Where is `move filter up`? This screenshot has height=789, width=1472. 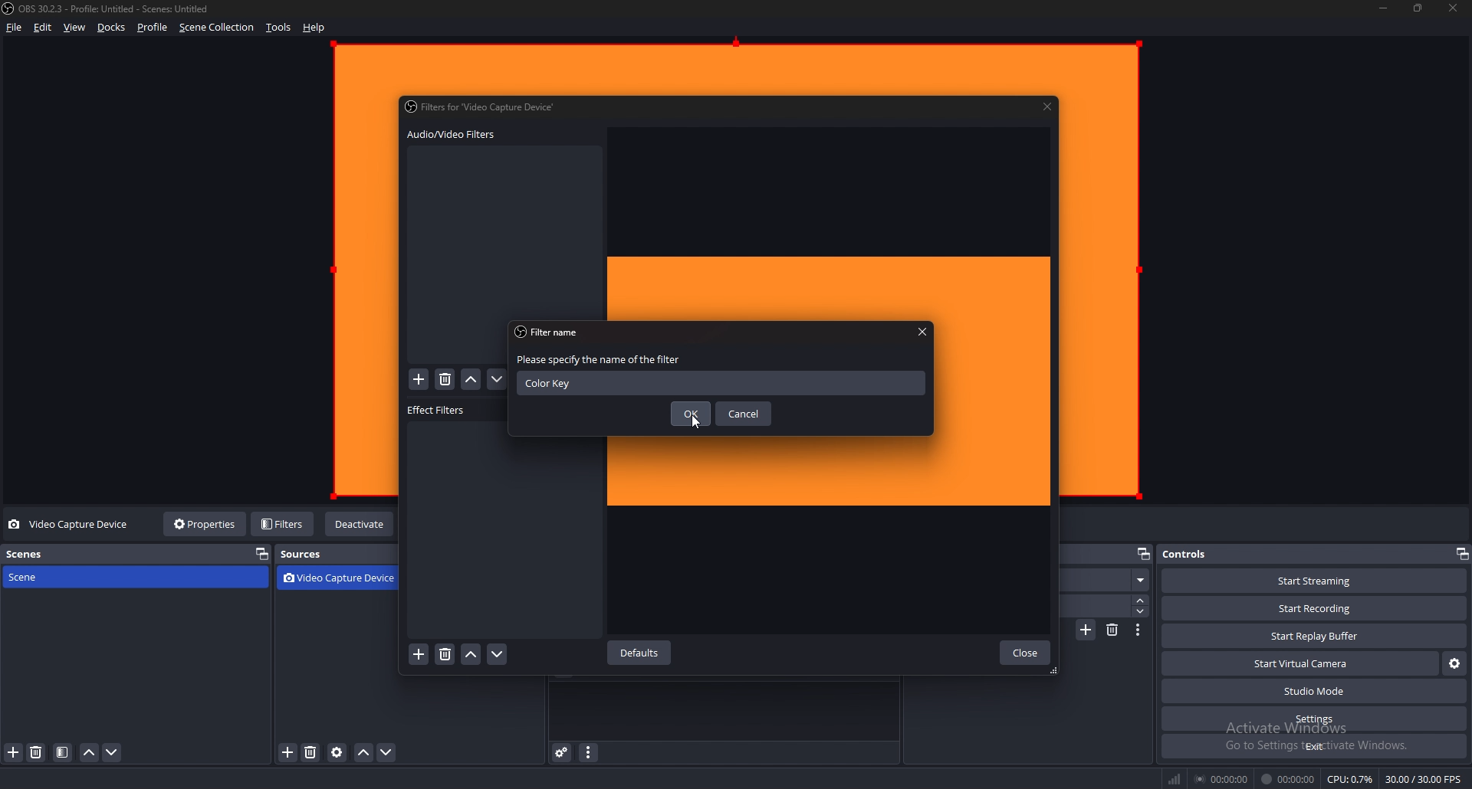
move filter up is located at coordinates (472, 655).